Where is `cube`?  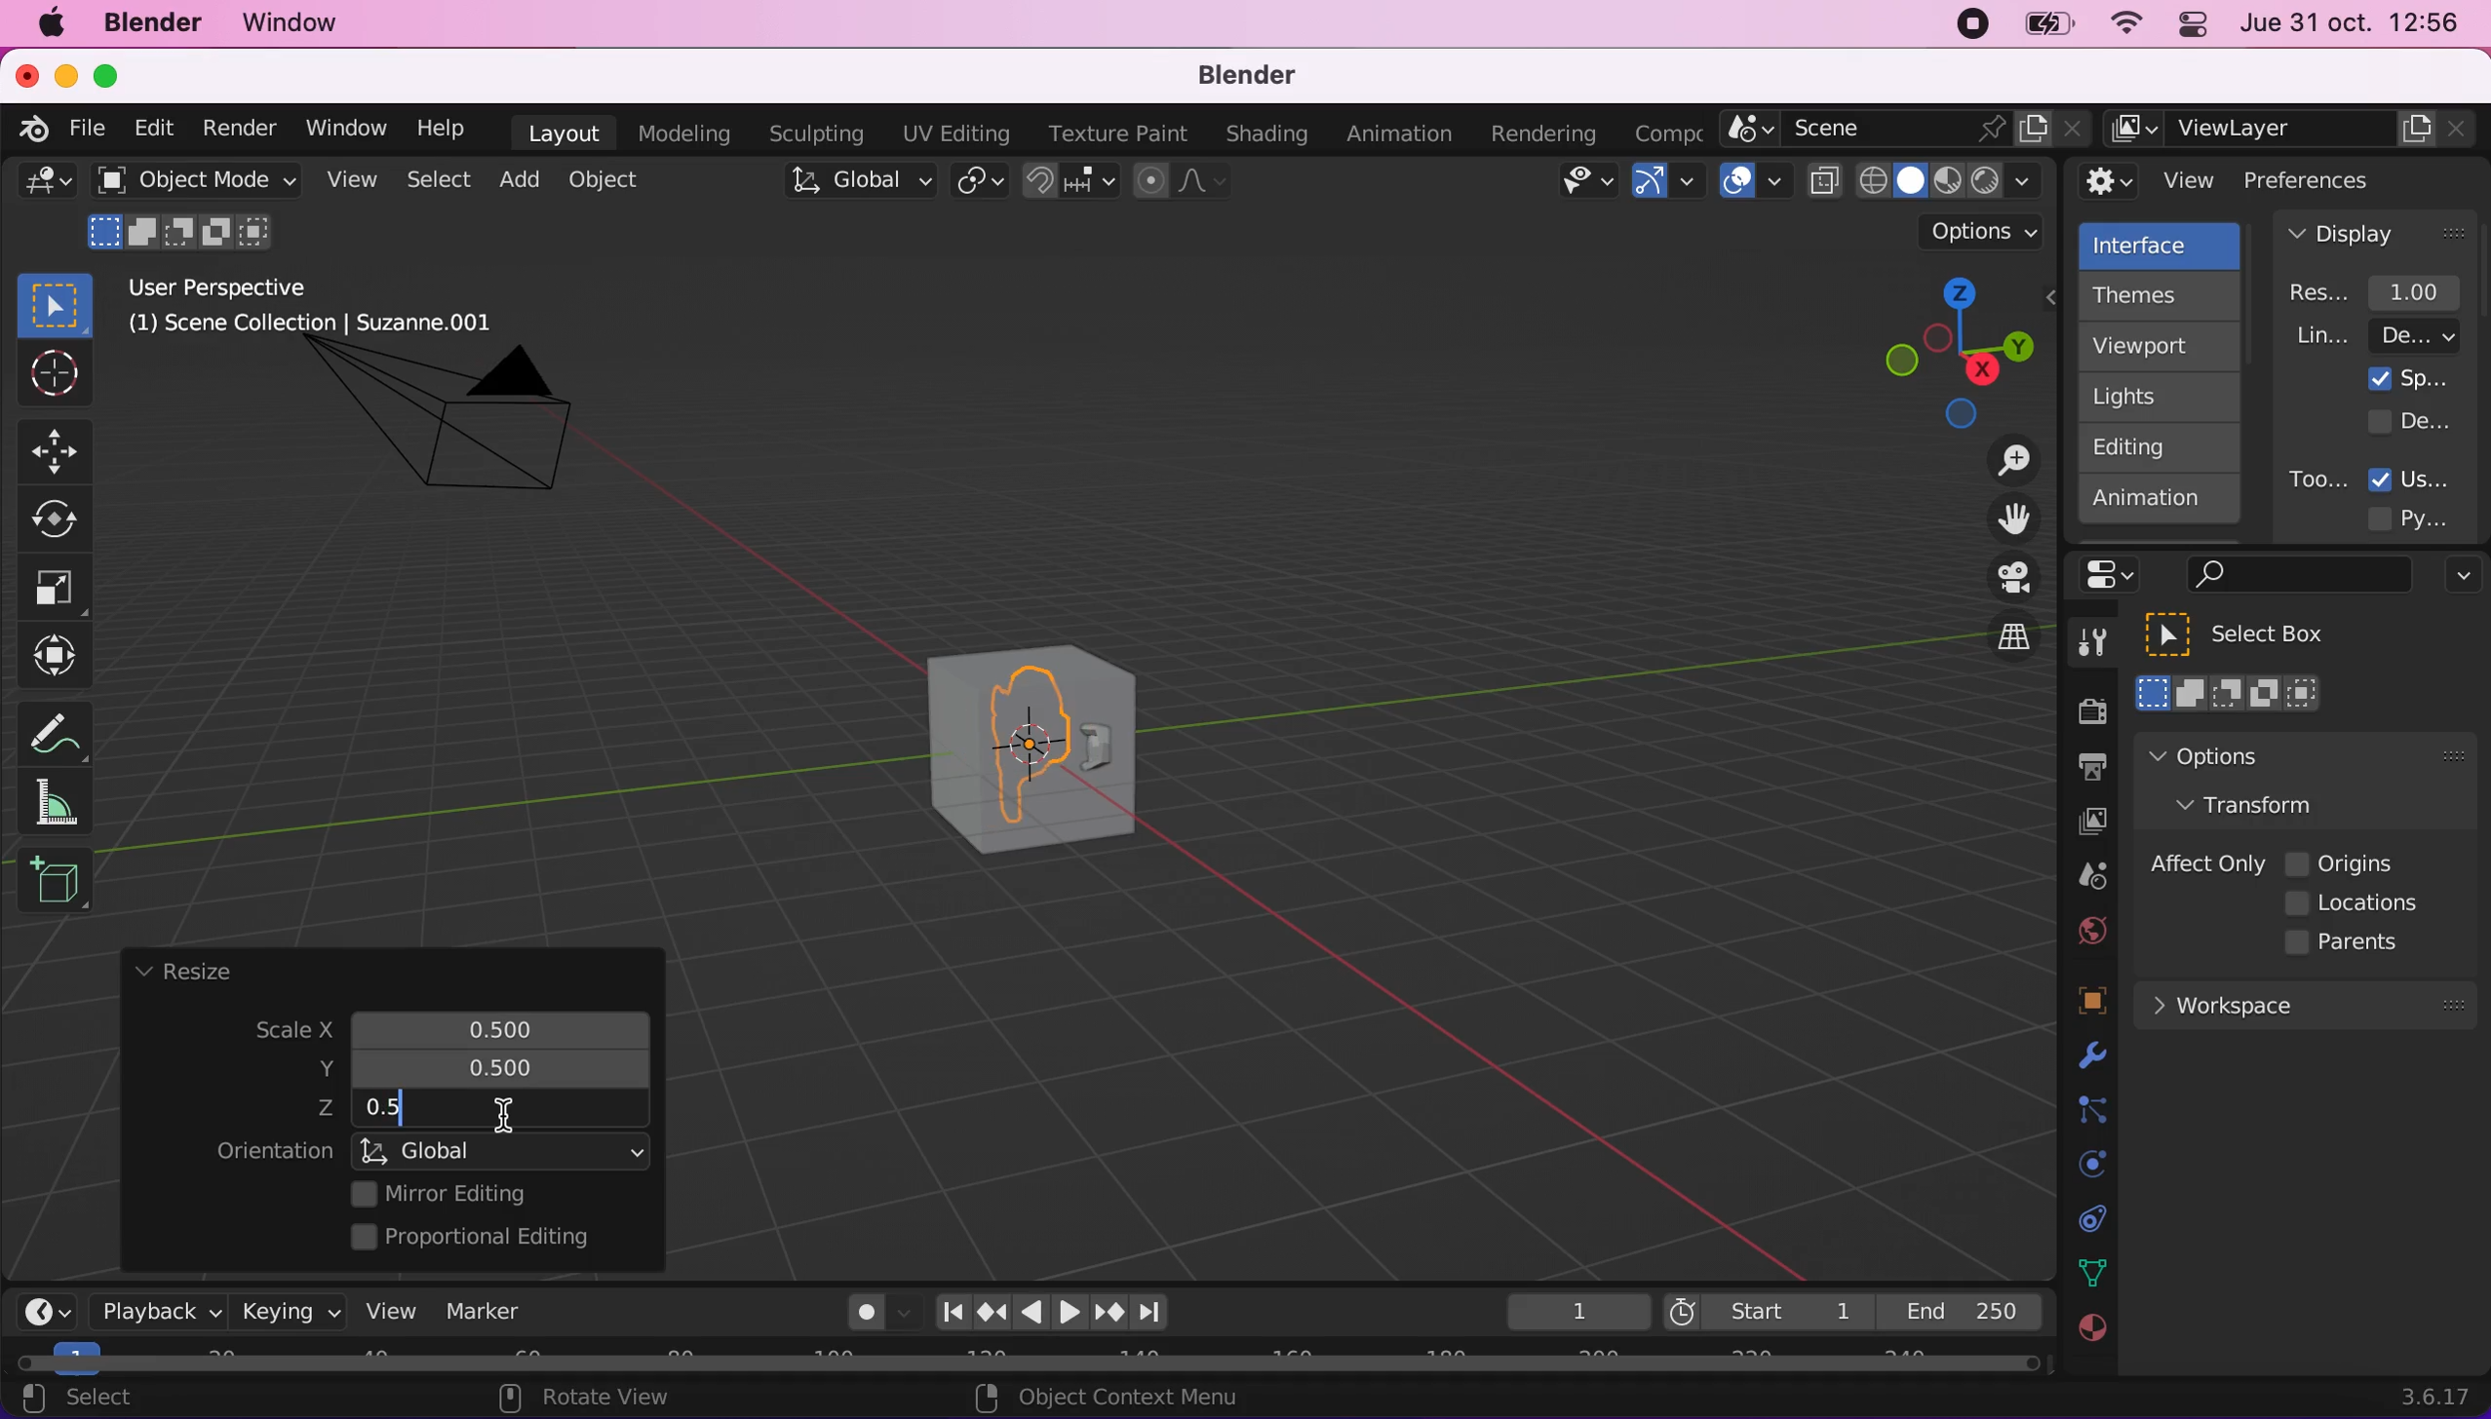 cube is located at coordinates (1034, 741).